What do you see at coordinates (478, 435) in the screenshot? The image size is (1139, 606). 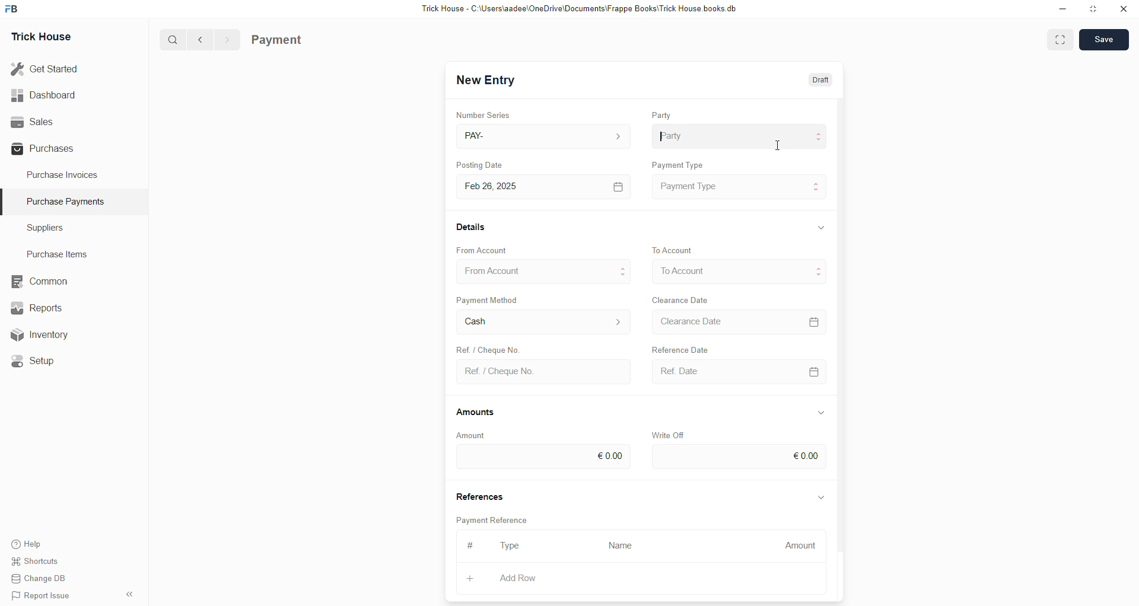 I see `Amount` at bounding box center [478, 435].